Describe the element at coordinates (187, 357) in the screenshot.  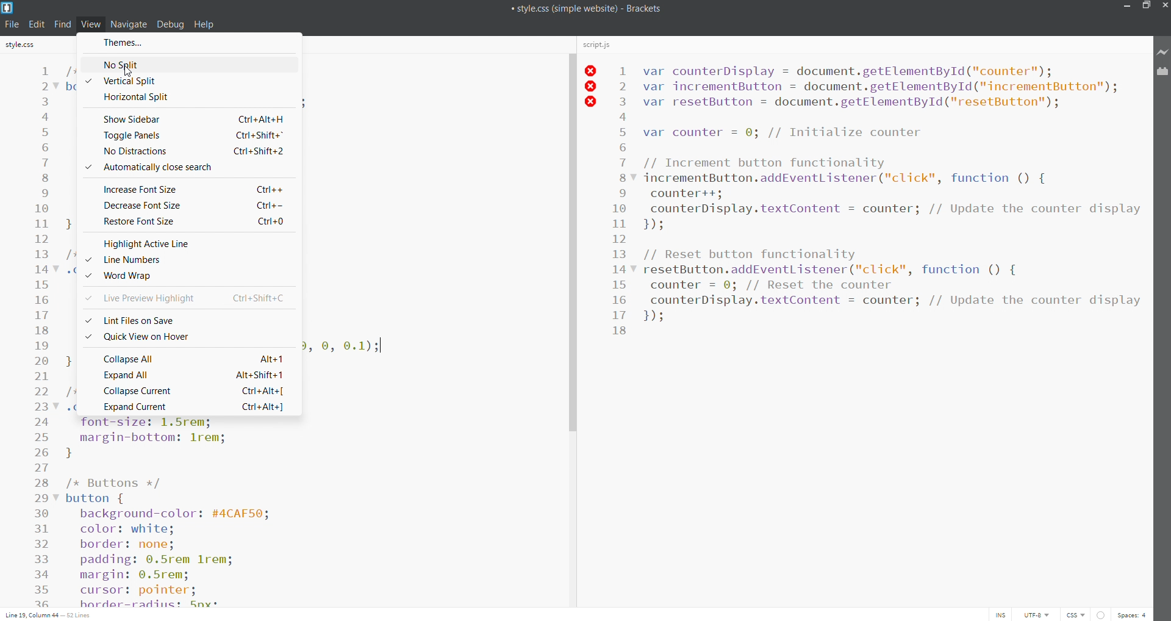
I see `collapse all` at that location.